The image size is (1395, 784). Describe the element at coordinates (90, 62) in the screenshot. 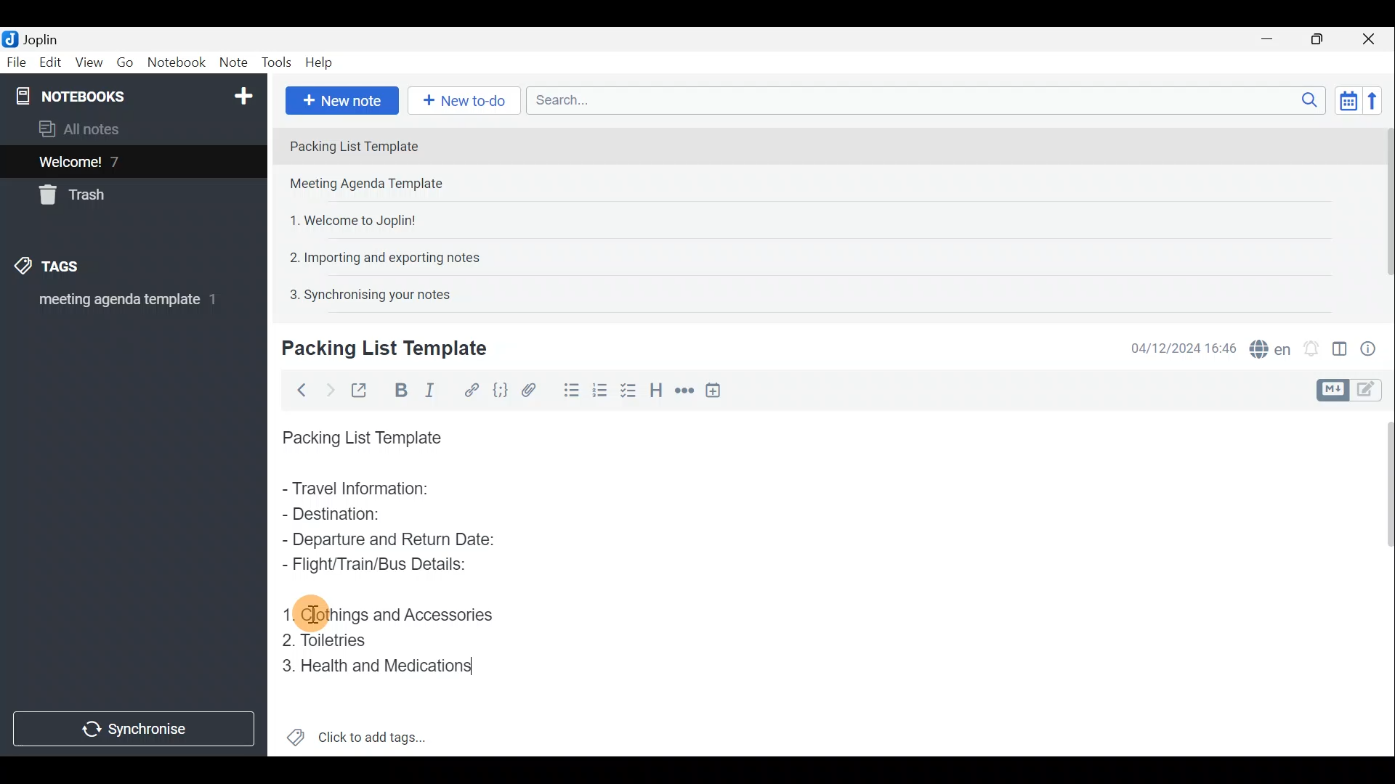

I see `View` at that location.